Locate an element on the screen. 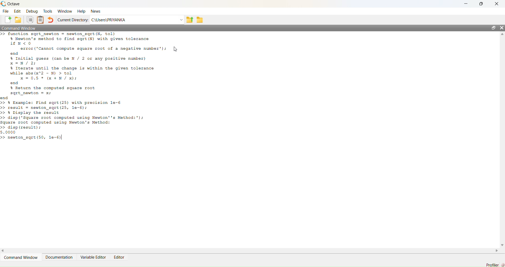 The image size is (505, 267). >> function sqrt_newton = newton_sqrt(N, tol)
% Newton's method to find sqrt (N) with given tolerance
PEN<O
error ('Cannot compute square root of a negative number'); [uy
end
% Initial guess (can be N / 2 or any positive number)
x=N/2;
% Iterate until the change is within the given tolerance
while abs (x2 - N) > tol
x =0.5% (x +N/ x);
end
% Return the computed square root
sqrt_newton = x;
end
>> % Example: Find sqrt (25) with precision le-6
>> result = newton_sqrt (25, le-6);
>> % Display the result
>> disp ('Square root computed using Newton''s Method:');
Square root computed using Newton's Method:
>> disp (result);
5.0000
>> newton_sqrt (50, le-6)| is located at coordinates (93, 89).